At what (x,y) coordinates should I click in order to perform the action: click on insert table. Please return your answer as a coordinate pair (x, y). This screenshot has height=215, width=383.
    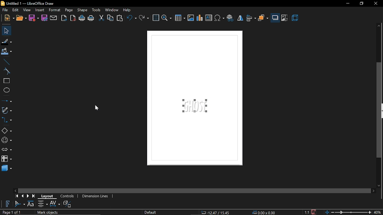
    Looking at the image, I should click on (180, 18).